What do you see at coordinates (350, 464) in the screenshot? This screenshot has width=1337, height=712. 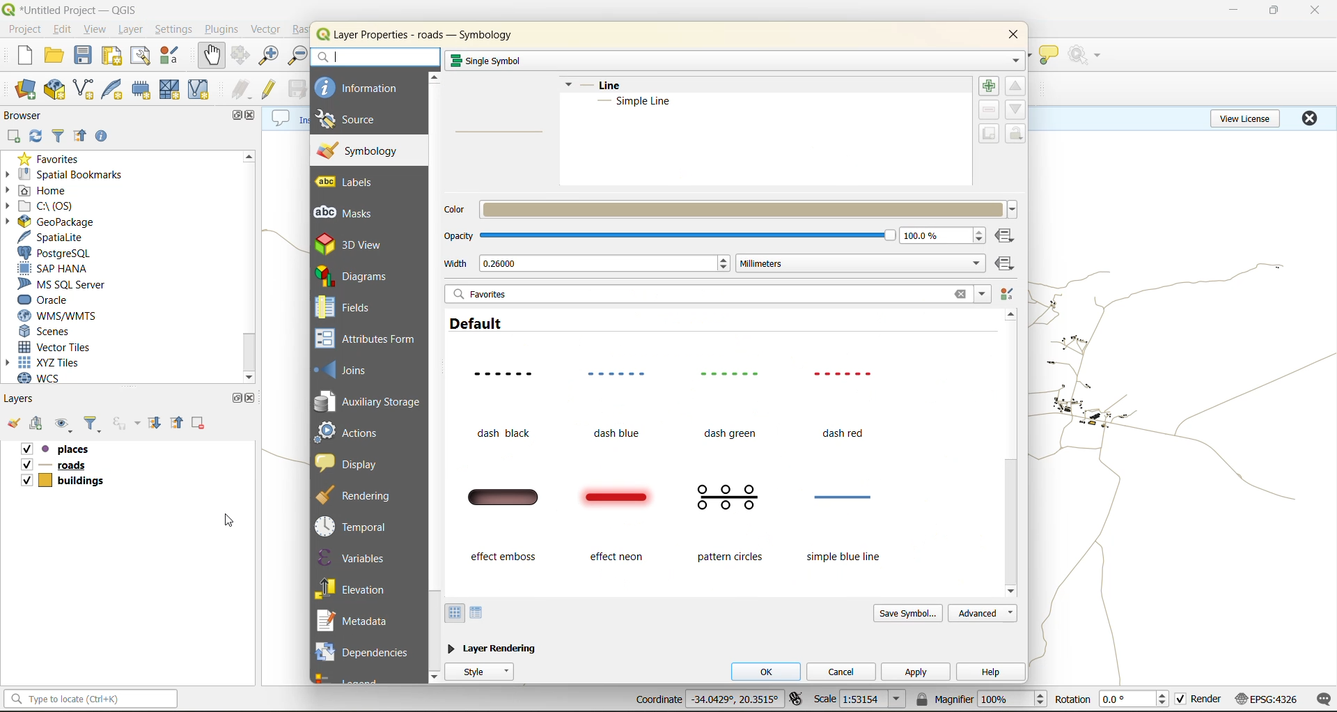 I see `display` at bounding box center [350, 464].